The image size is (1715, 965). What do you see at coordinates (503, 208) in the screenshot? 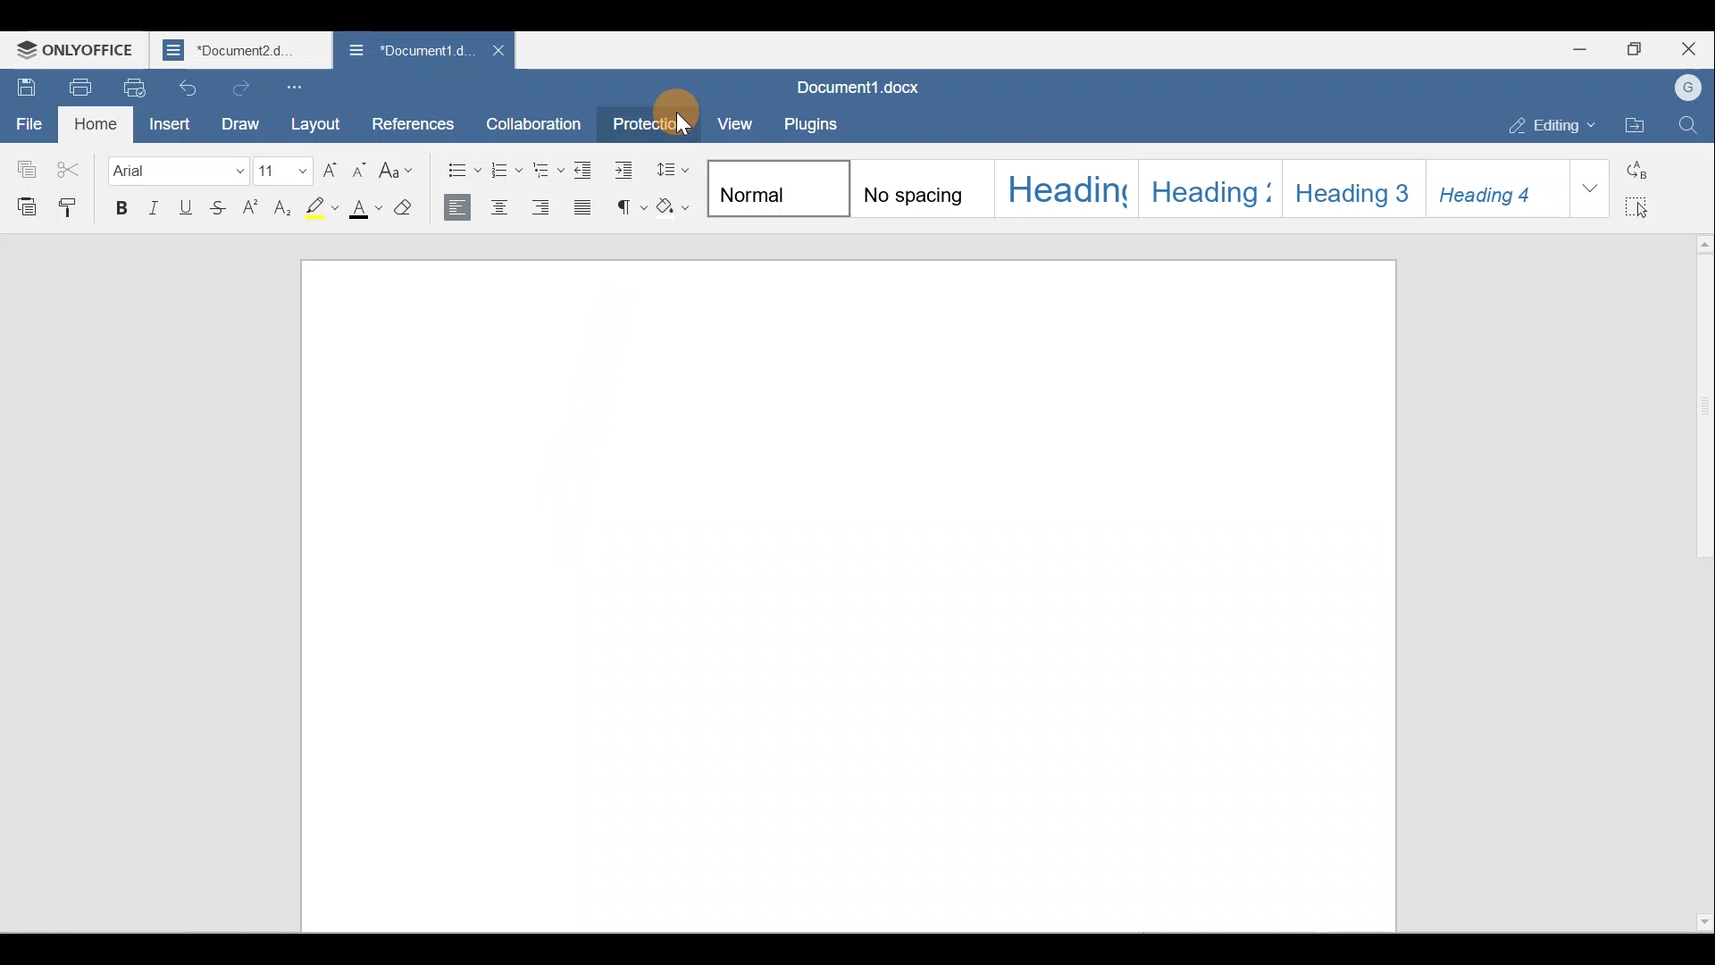
I see `Align center` at bounding box center [503, 208].